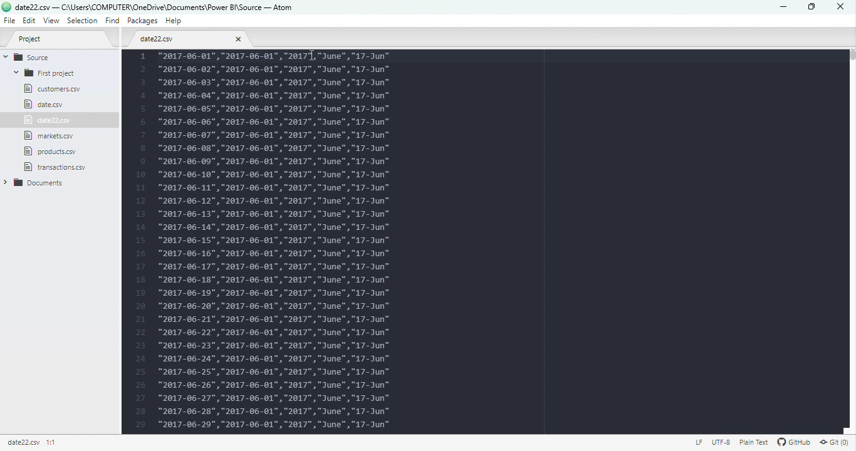 This screenshot has height=451, width=856. I want to click on plain text , so click(751, 442).